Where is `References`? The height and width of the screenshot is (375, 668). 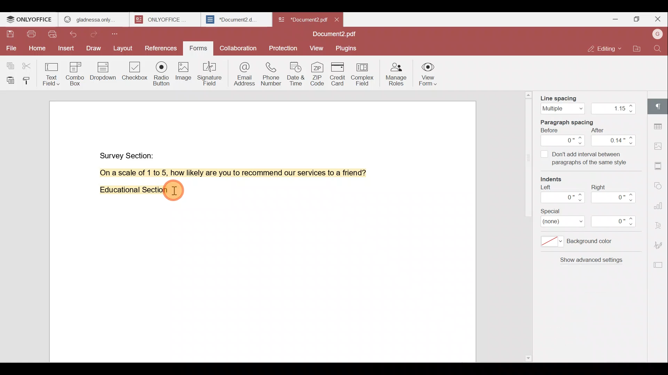
References is located at coordinates (161, 49).